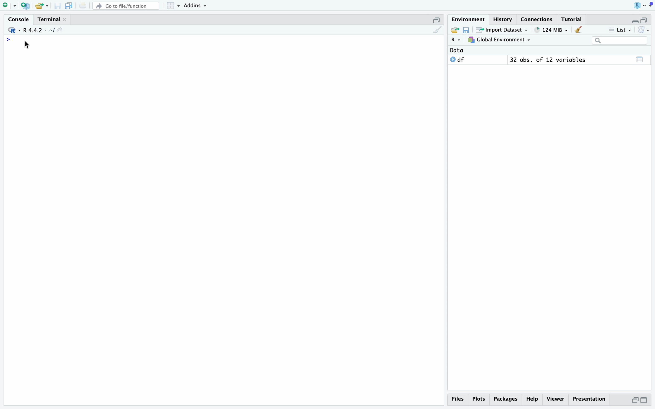  I want to click on close, so click(65, 19).